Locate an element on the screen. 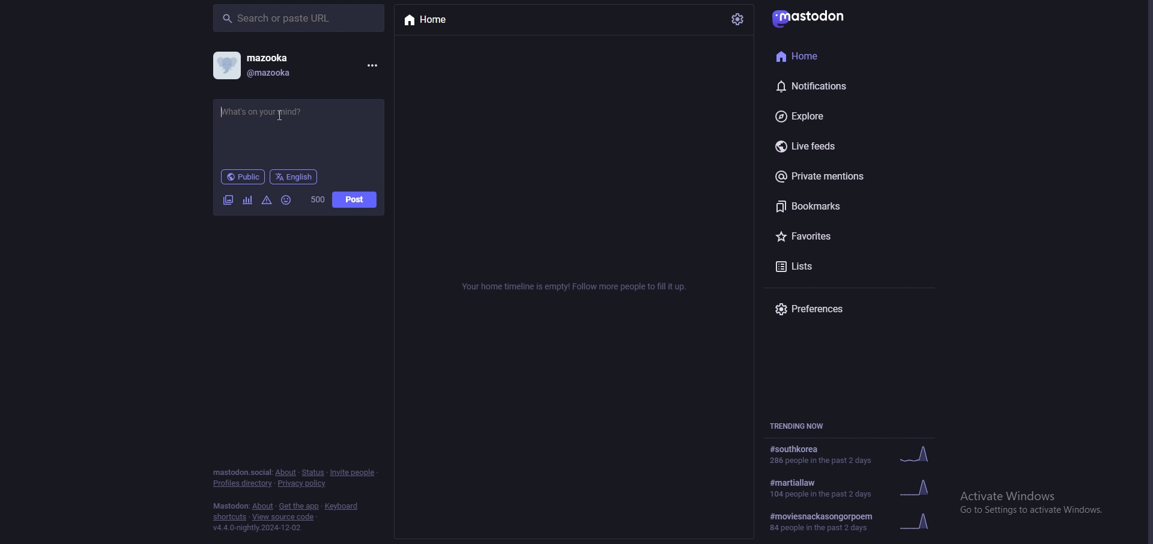 The width and height of the screenshot is (1153, 544). post input: what's on your mind? is located at coordinates (299, 129).